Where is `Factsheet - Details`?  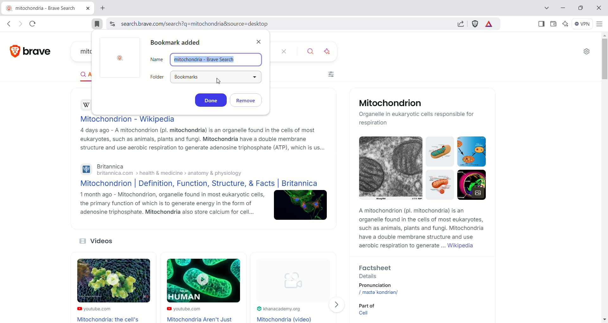
Factsheet - Details is located at coordinates (417, 271).